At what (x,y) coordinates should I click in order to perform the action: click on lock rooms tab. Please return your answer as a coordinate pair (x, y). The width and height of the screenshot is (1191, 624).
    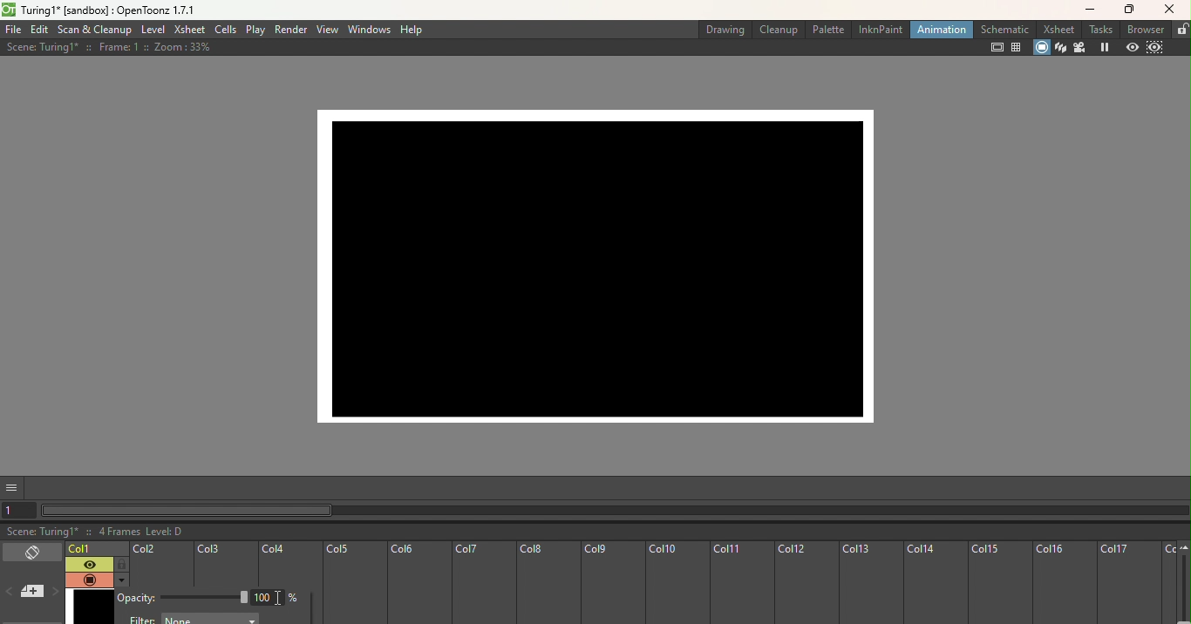
    Looking at the image, I should click on (1181, 28).